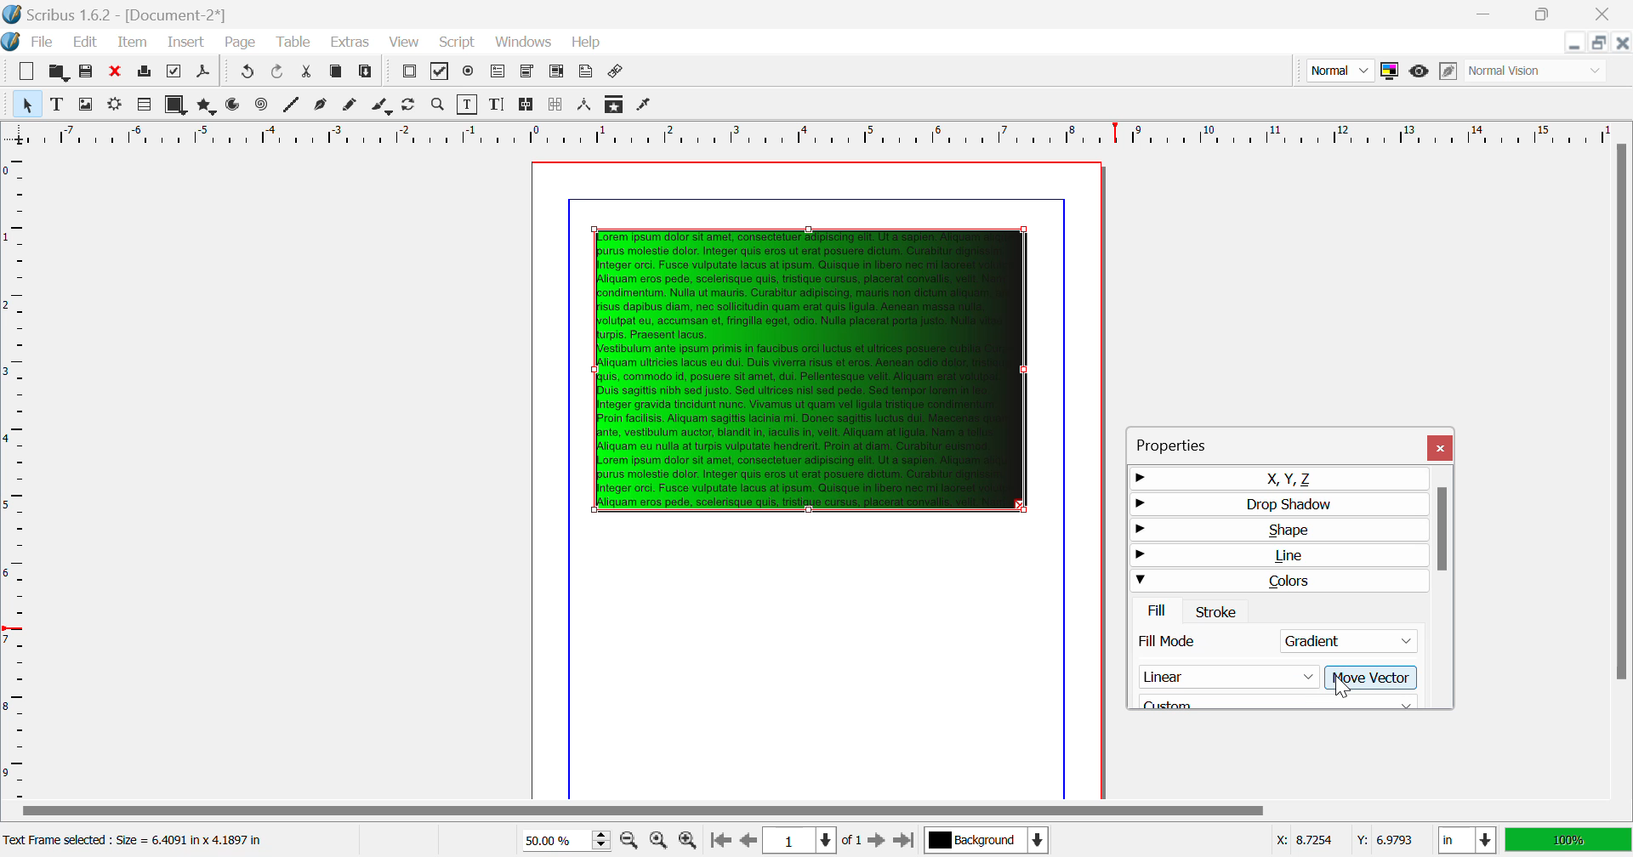 This screenshot has height=857, width=1633. What do you see at coordinates (616, 104) in the screenshot?
I see `Copy Item Properties` at bounding box center [616, 104].